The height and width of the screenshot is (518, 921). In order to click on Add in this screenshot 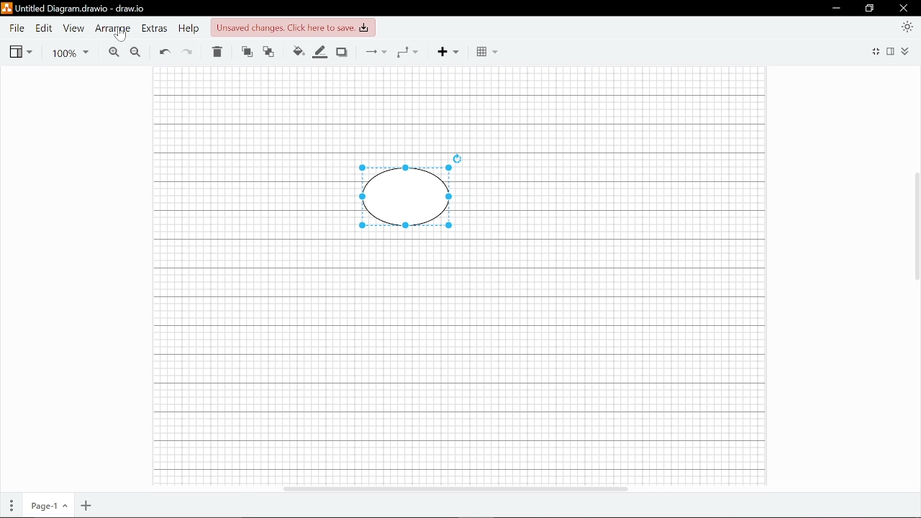, I will do `click(446, 52)`.